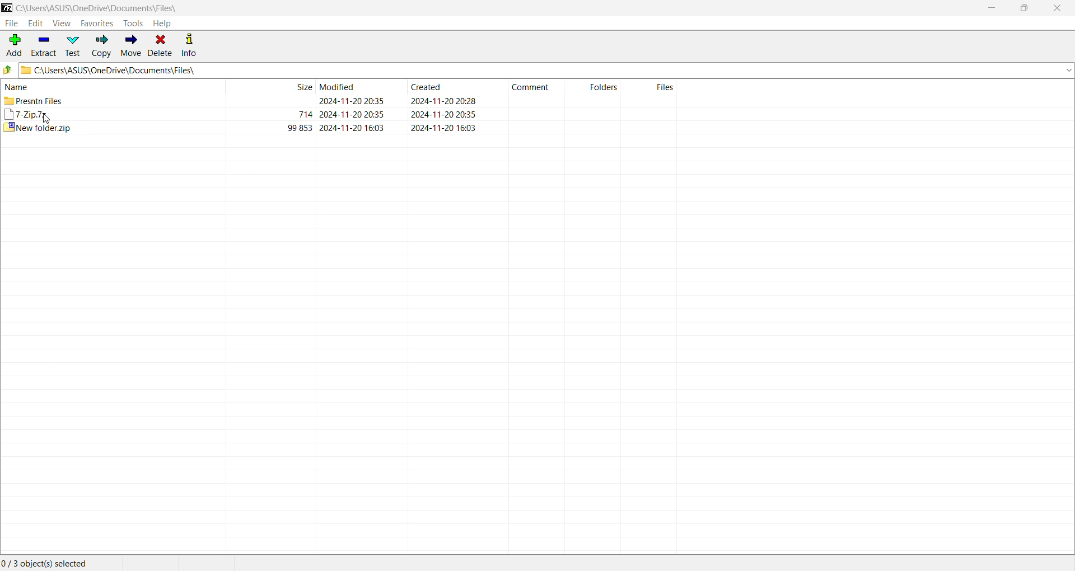  Describe the element at coordinates (44, 100) in the screenshot. I see `Presntn Files` at that location.